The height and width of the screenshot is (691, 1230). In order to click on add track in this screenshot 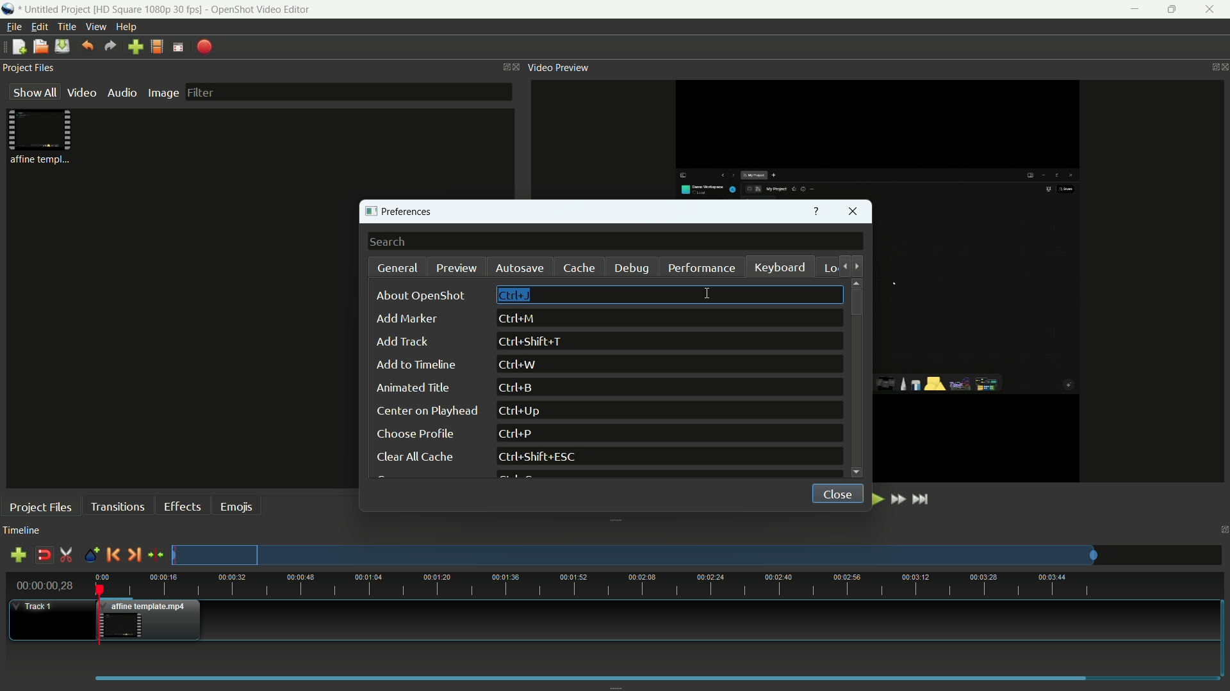, I will do `click(18, 557)`.